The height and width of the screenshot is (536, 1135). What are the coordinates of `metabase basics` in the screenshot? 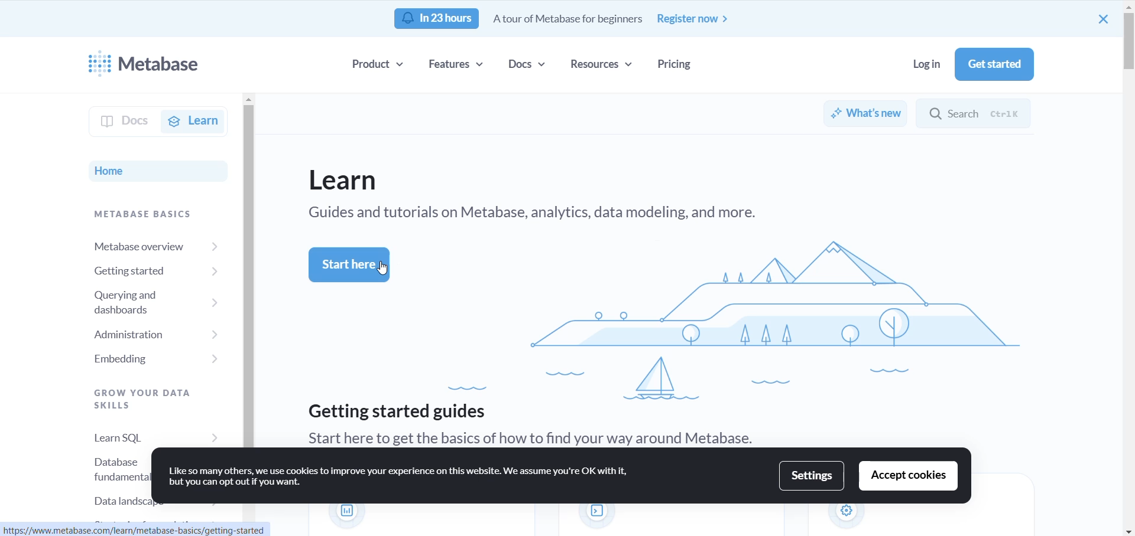 It's located at (143, 214).